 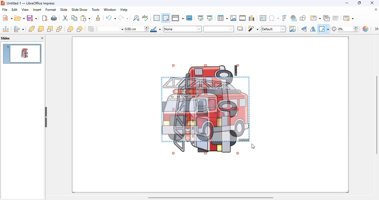 What do you see at coordinates (201, 18) in the screenshot?
I see `start from first slide` at bounding box center [201, 18].